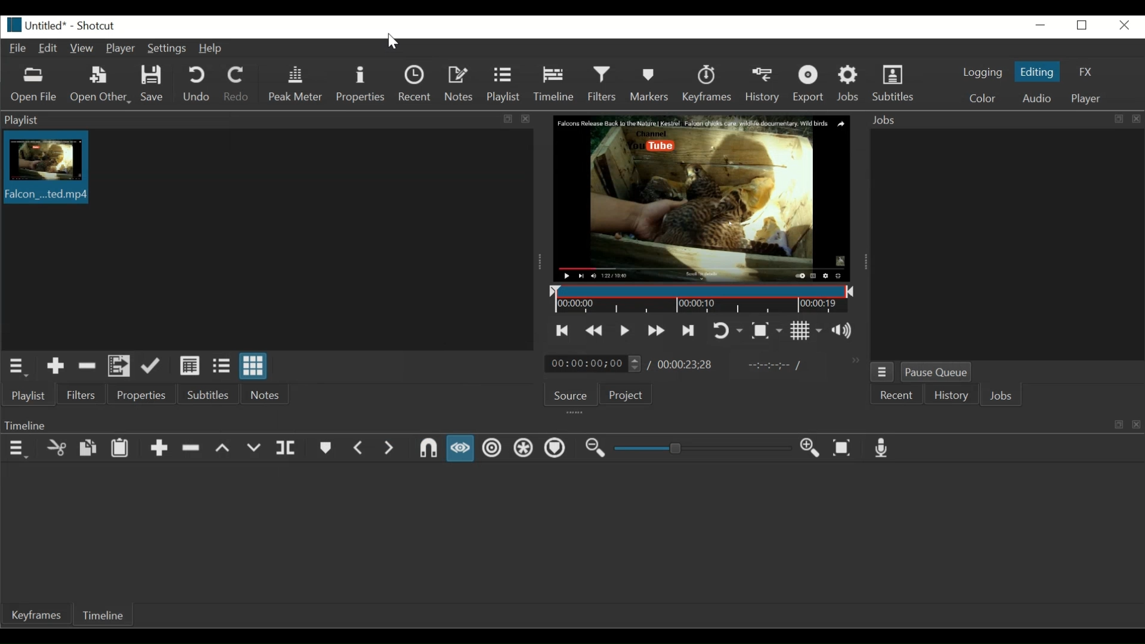 The height and width of the screenshot is (644, 1145). What do you see at coordinates (121, 448) in the screenshot?
I see `Paste` at bounding box center [121, 448].